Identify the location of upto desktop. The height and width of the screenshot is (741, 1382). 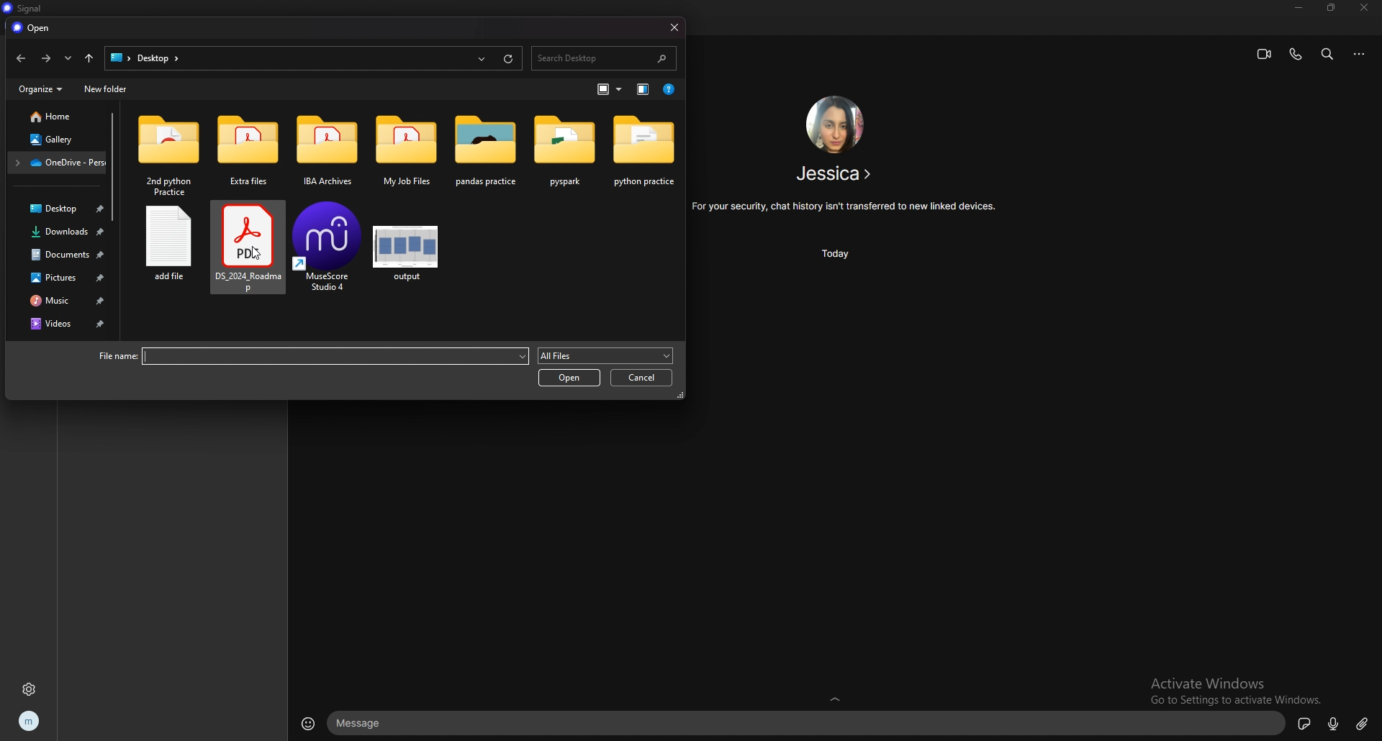
(89, 58).